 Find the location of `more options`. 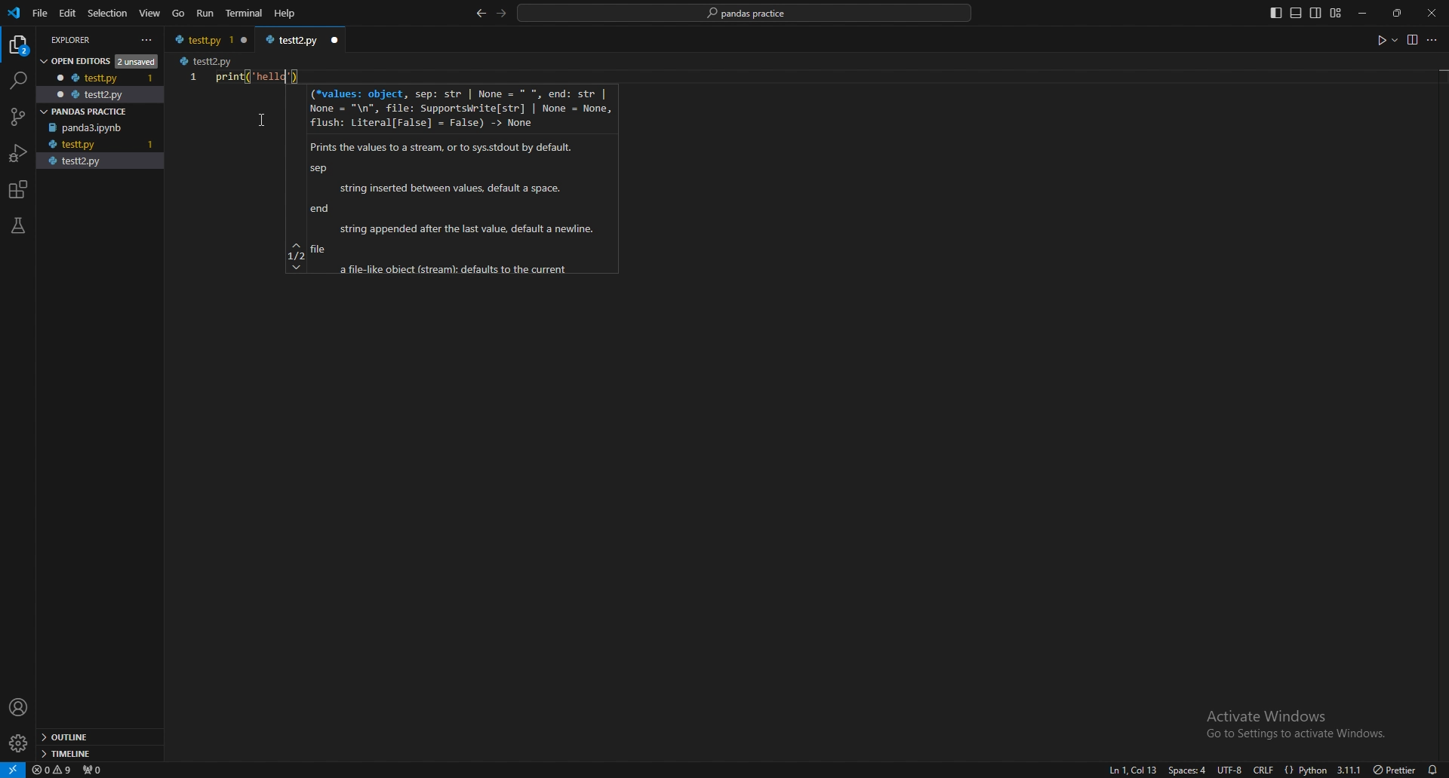

more options is located at coordinates (1435, 41).